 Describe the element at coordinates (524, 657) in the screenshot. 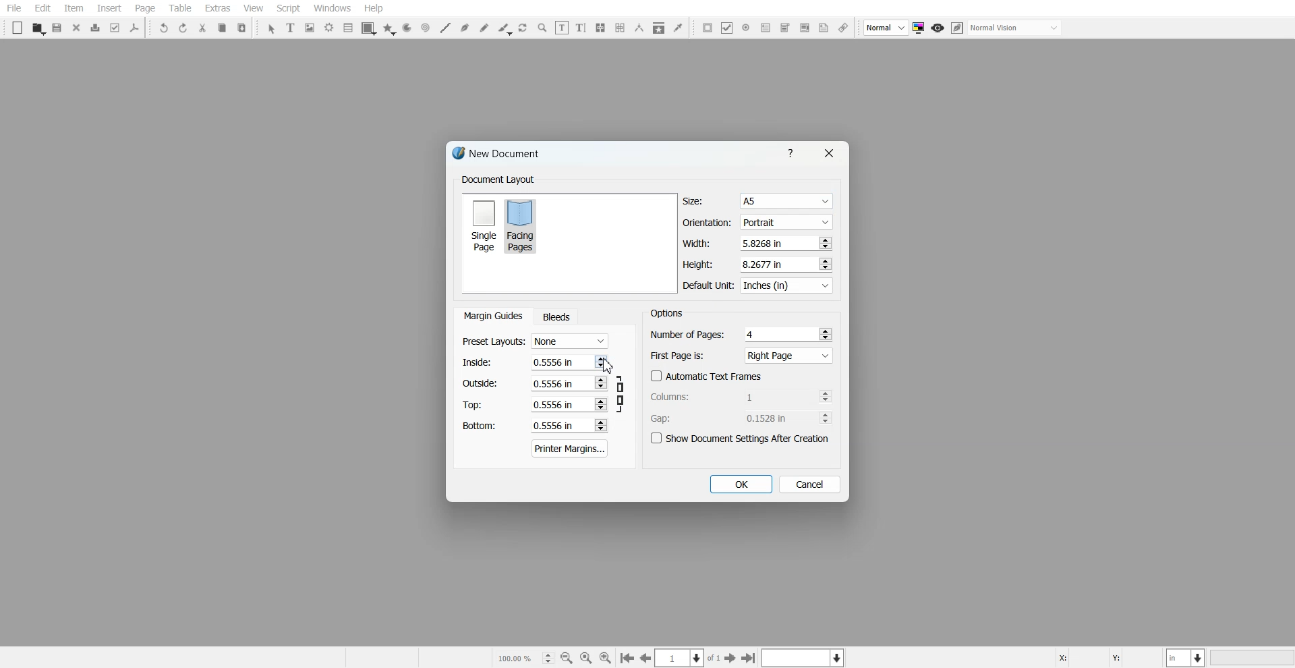

I see `Select current zoom` at that location.